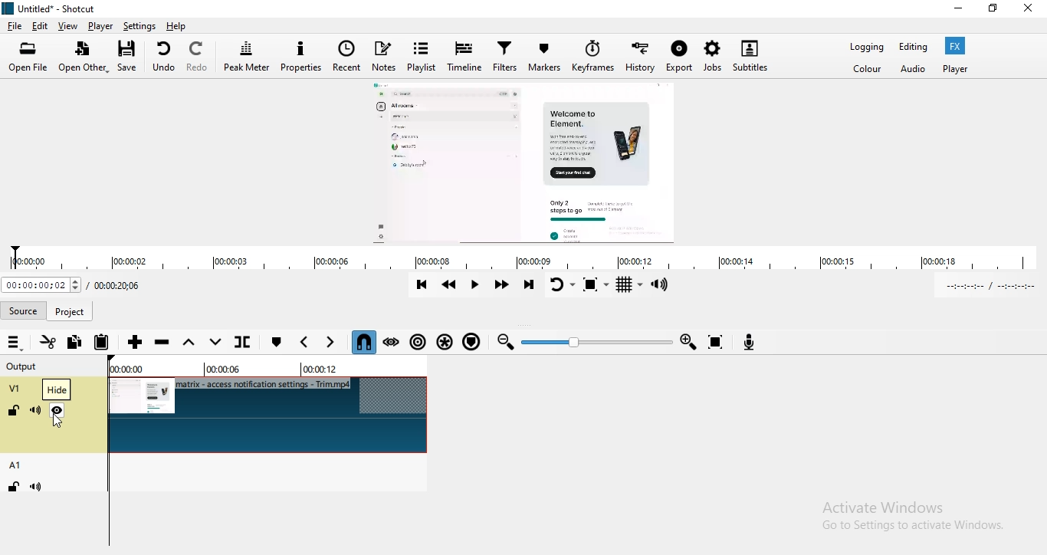 The width and height of the screenshot is (1047, 555). Describe the element at coordinates (392, 342) in the screenshot. I see `Scrub while dragging` at that location.